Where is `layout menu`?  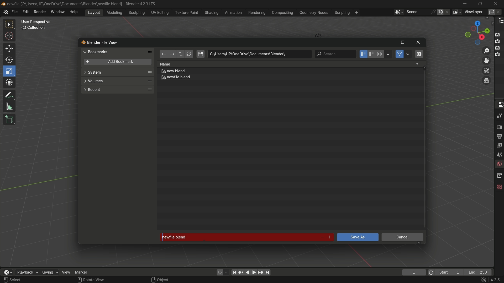
layout menu is located at coordinates (94, 12).